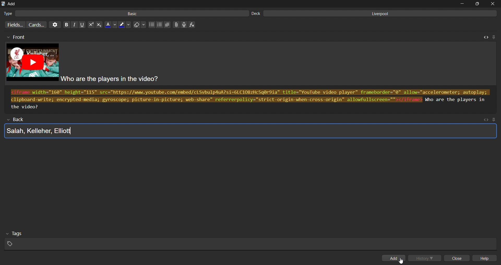  Describe the element at coordinates (159, 25) in the screenshot. I see `ordered list` at that location.